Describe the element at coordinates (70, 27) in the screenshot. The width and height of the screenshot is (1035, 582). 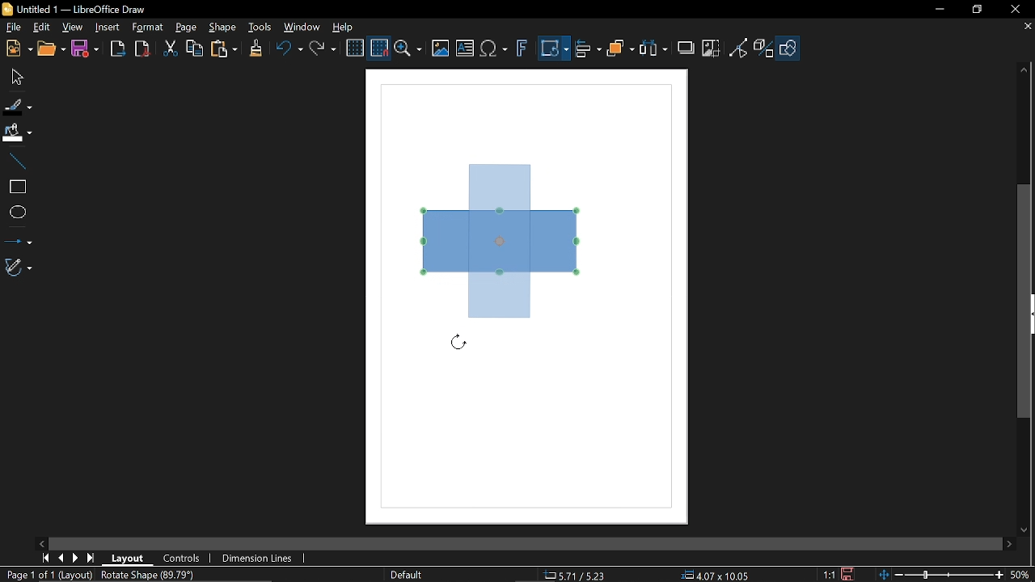
I see `View` at that location.